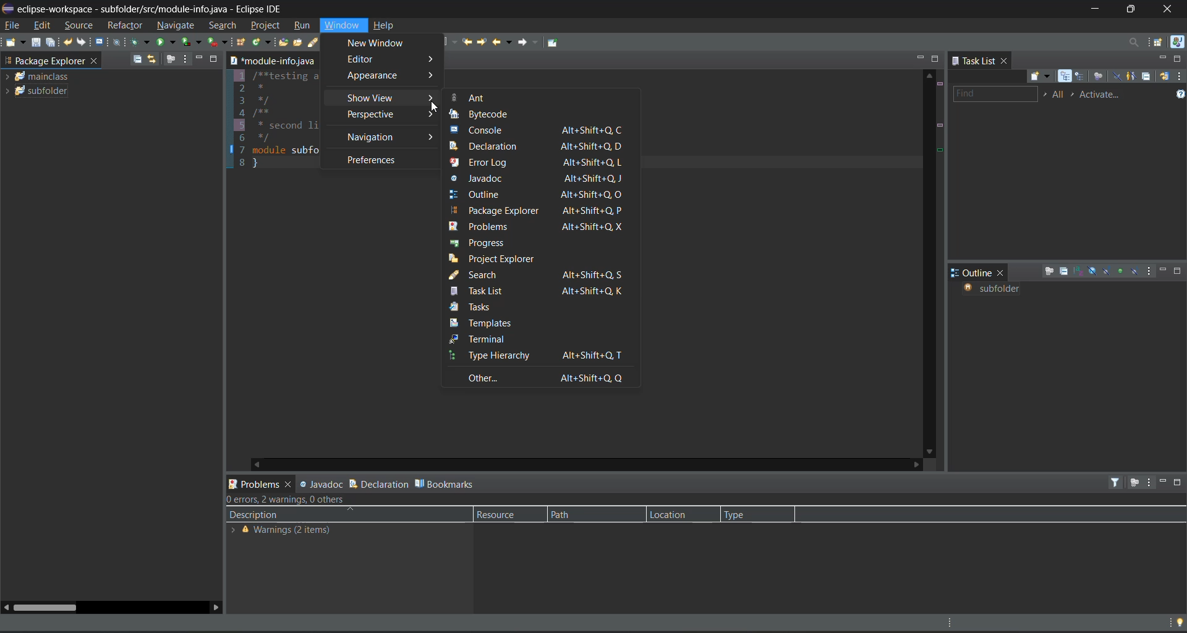 The image size is (1187, 633). Describe the element at coordinates (480, 242) in the screenshot. I see `progress` at that location.